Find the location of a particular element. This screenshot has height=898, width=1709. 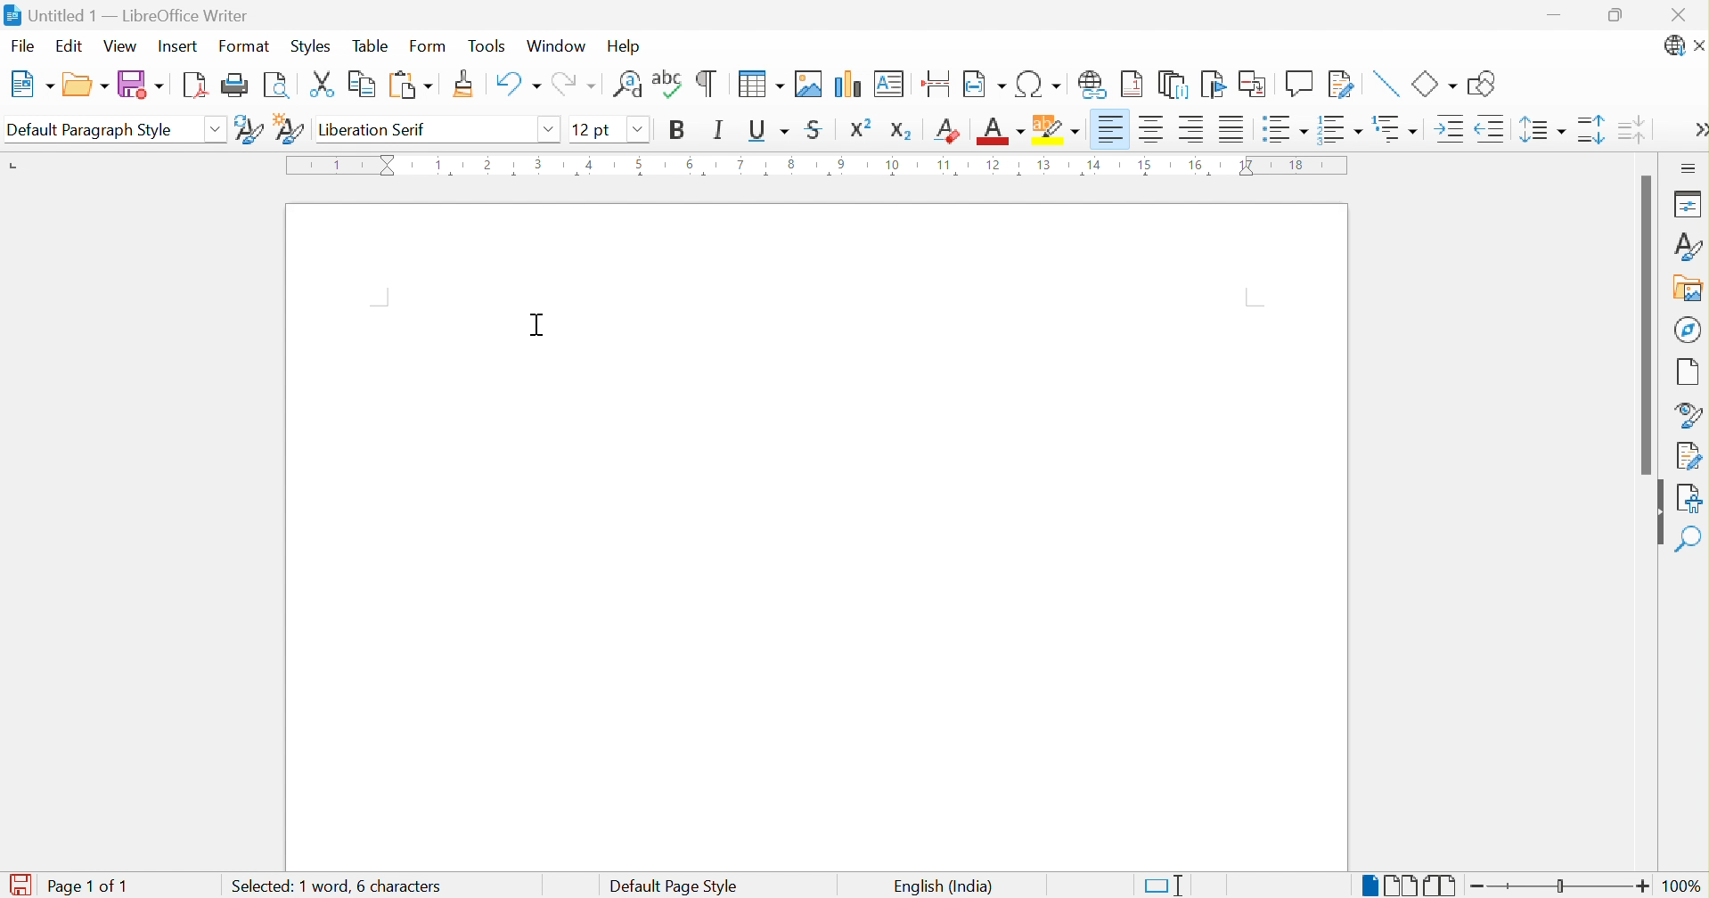

English (India) is located at coordinates (942, 886).